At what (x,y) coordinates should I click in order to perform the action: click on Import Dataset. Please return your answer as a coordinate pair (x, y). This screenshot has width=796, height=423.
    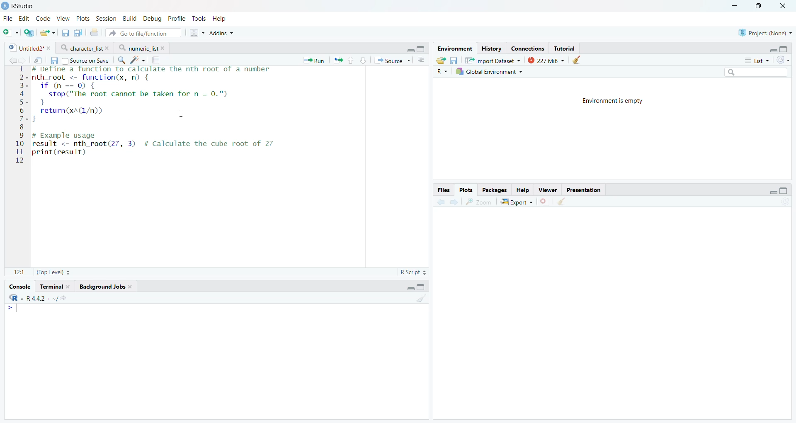
    Looking at the image, I should click on (493, 60).